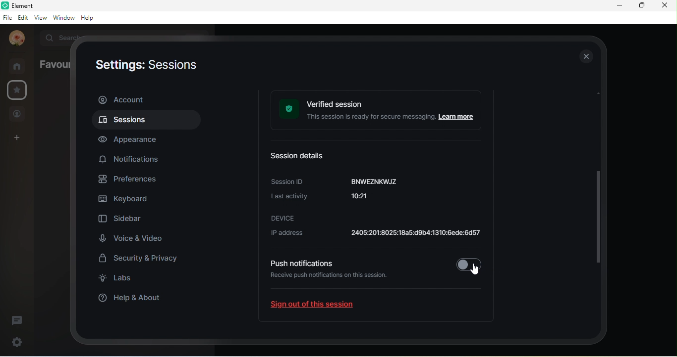 The width and height of the screenshot is (677, 357). What do you see at coordinates (601, 190) in the screenshot?
I see `vertical scroll bar` at bounding box center [601, 190].